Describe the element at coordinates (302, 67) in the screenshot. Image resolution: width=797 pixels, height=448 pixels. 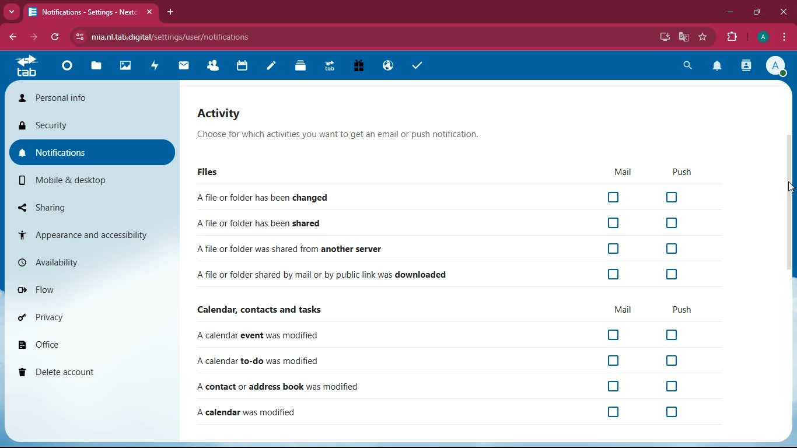
I see `Deck` at that location.